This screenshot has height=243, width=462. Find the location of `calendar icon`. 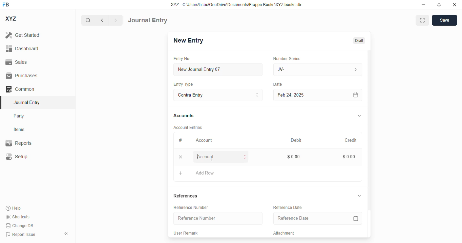

calendar icon is located at coordinates (356, 95).